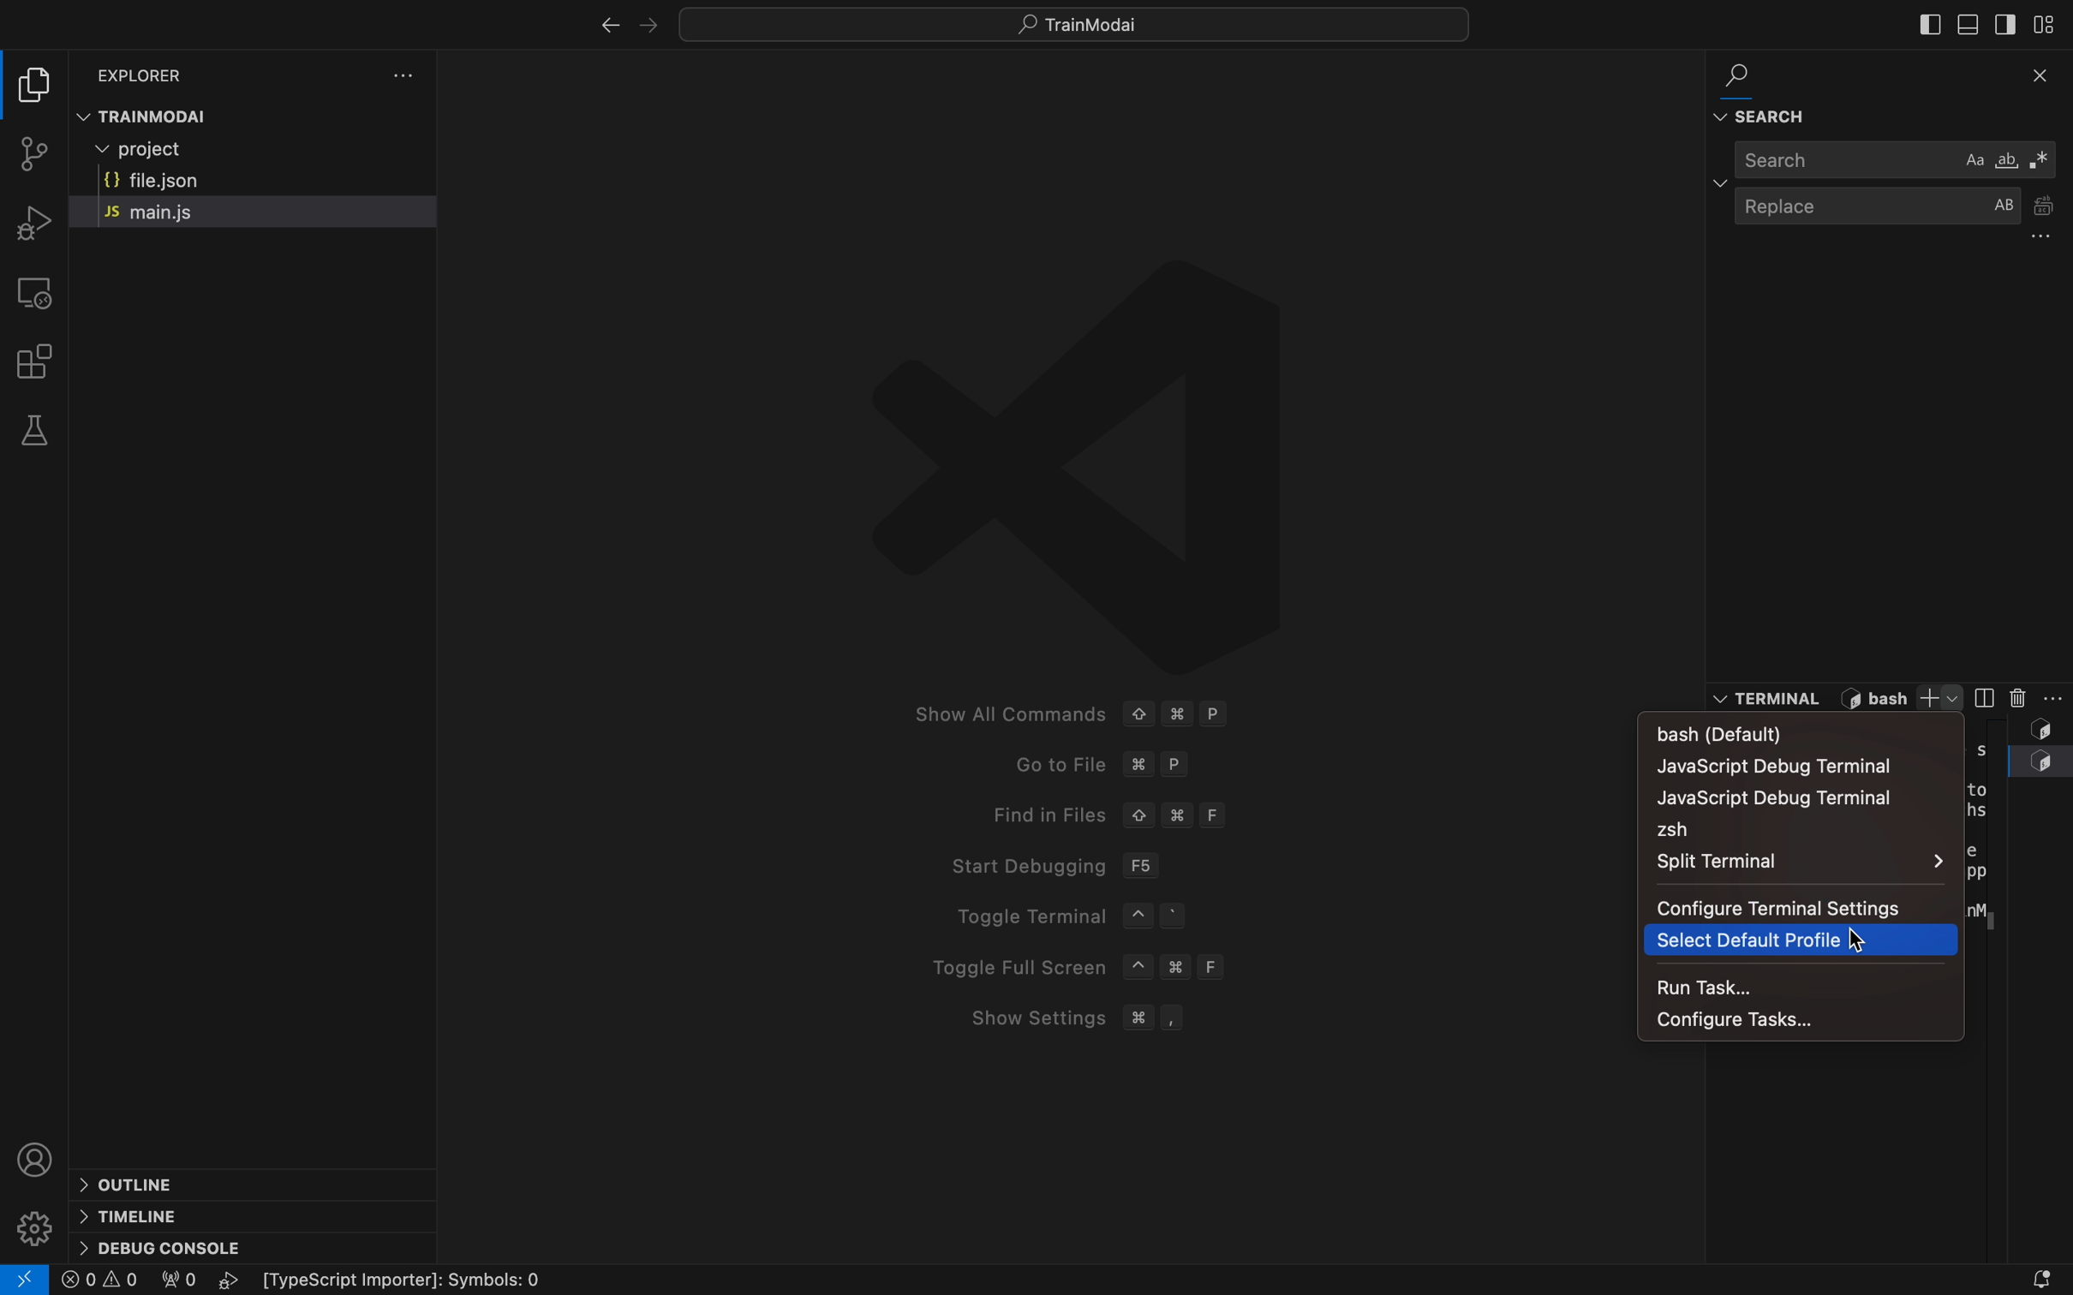 The width and height of the screenshot is (2073, 1295). I want to click on main js, so click(182, 212).